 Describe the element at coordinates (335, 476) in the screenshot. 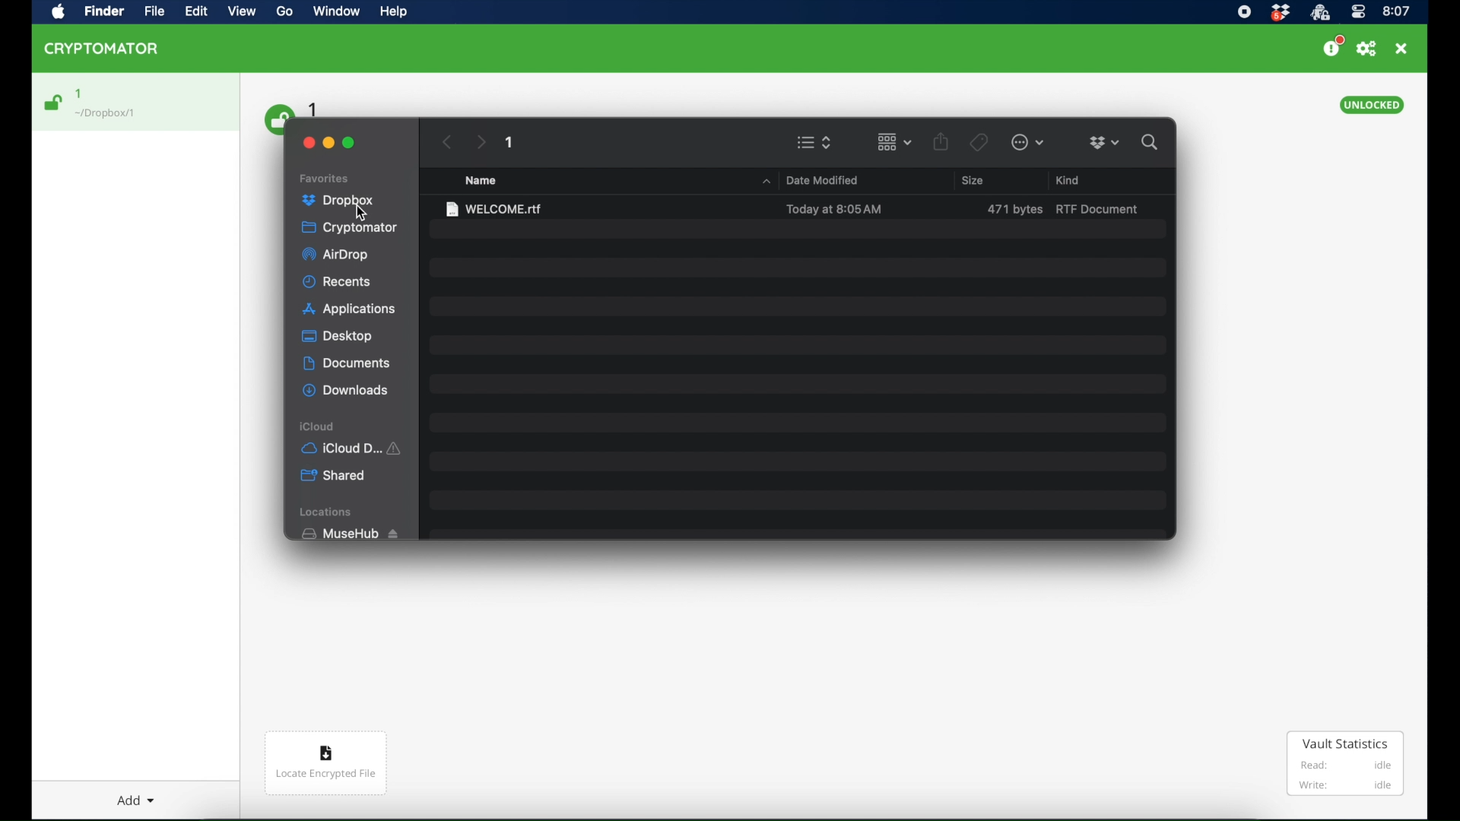

I see `shared` at that location.